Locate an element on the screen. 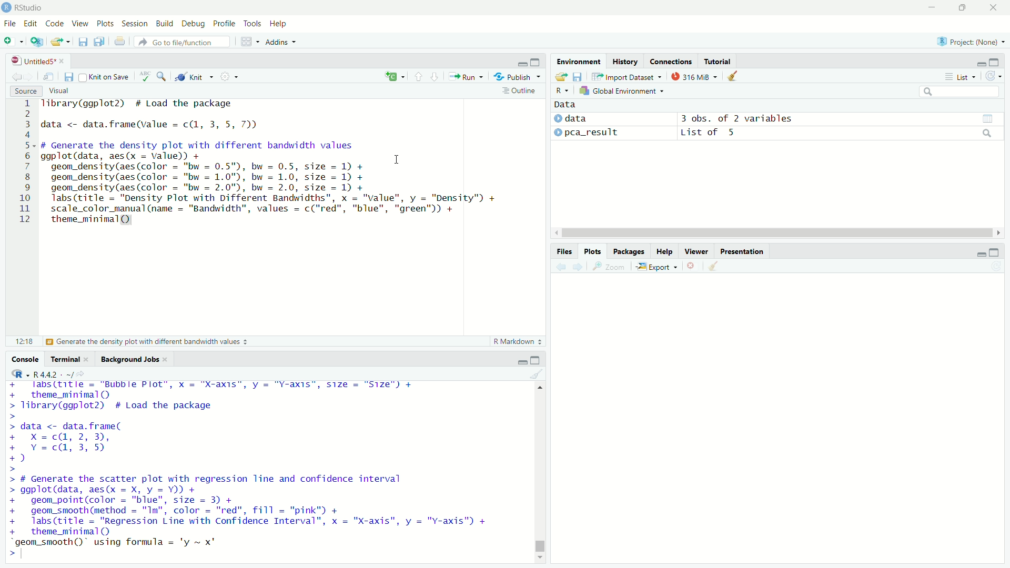 The height and width of the screenshot is (568, 1010). 12:18 is located at coordinates (24, 341).